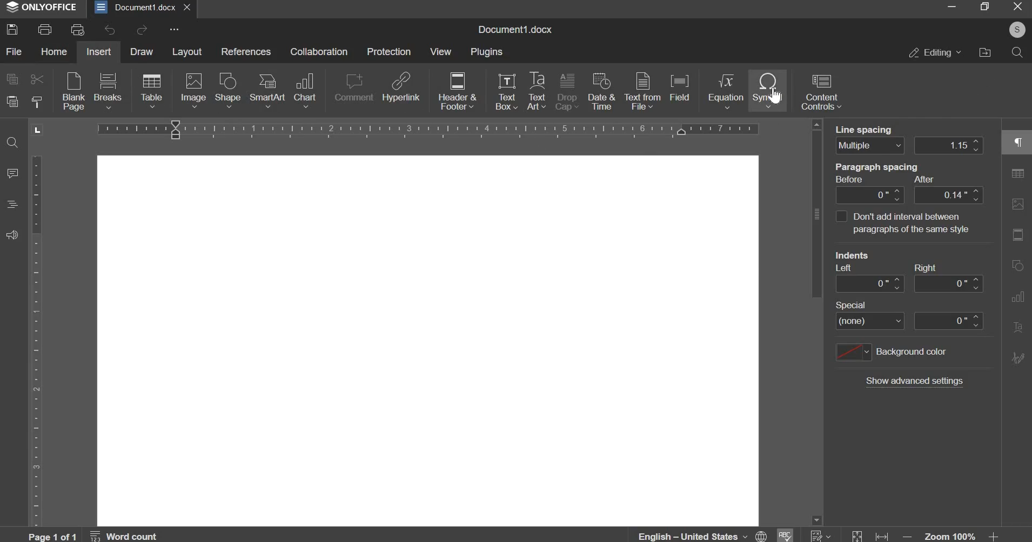  I want to click on print, so click(44, 29).